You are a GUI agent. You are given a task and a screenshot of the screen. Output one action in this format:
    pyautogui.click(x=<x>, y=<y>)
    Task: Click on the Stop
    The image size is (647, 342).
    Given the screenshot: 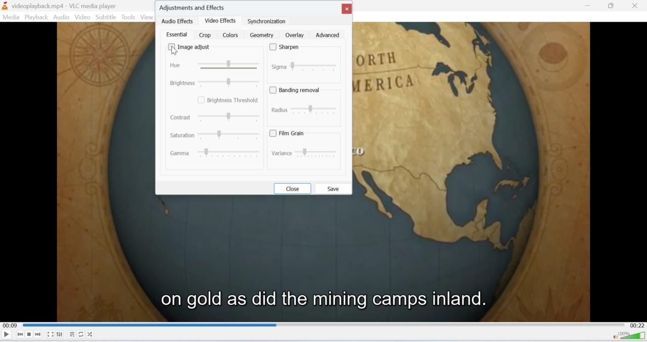 What is the action you would take?
    pyautogui.click(x=29, y=335)
    